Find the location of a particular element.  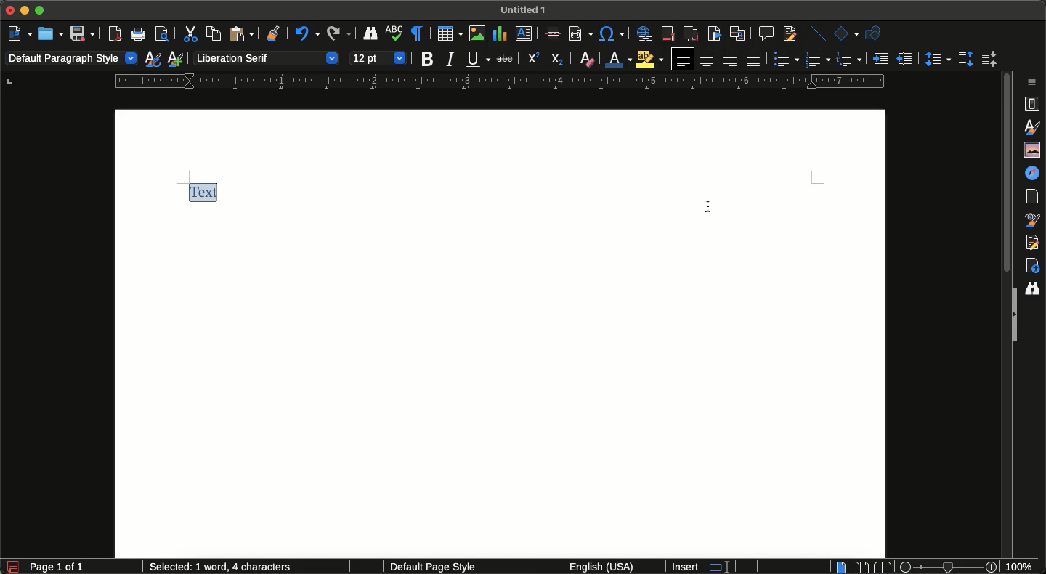

Insert line is located at coordinates (816, 33).